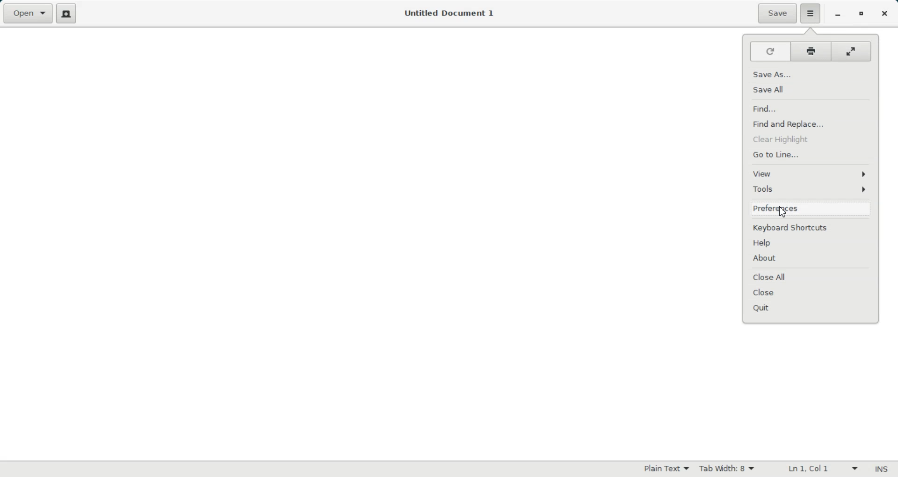 Image resolution: width=898 pixels, height=477 pixels. Describe the element at coordinates (838, 14) in the screenshot. I see `Minimize` at that location.